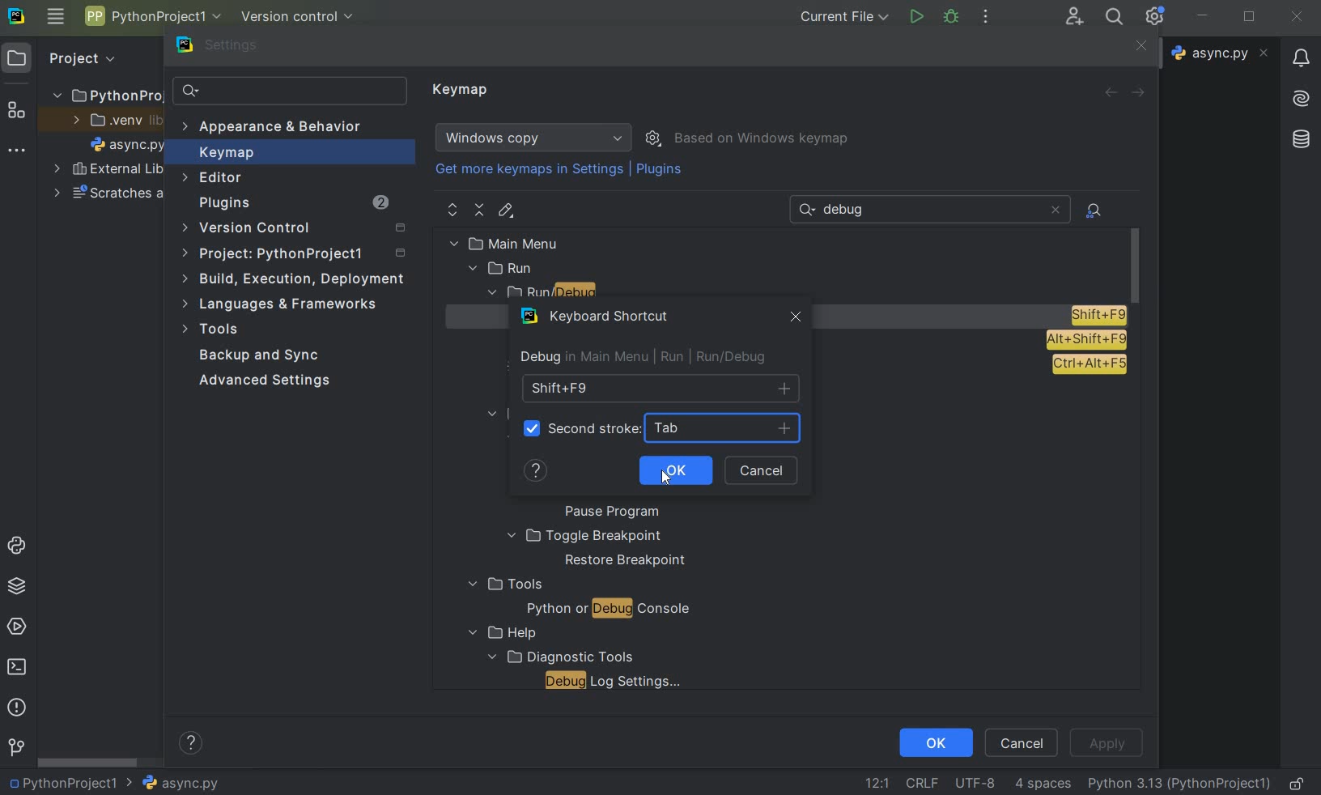  What do you see at coordinates (19, 586) in the screenshot?
I see `python packages` at bounding box center [19, 586].